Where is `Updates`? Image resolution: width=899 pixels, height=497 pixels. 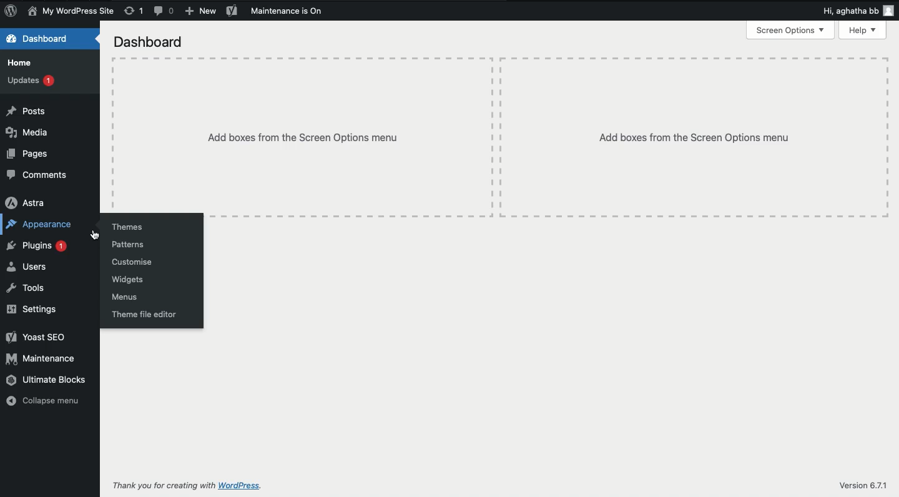 Updates is located at coordinates (27, 80).